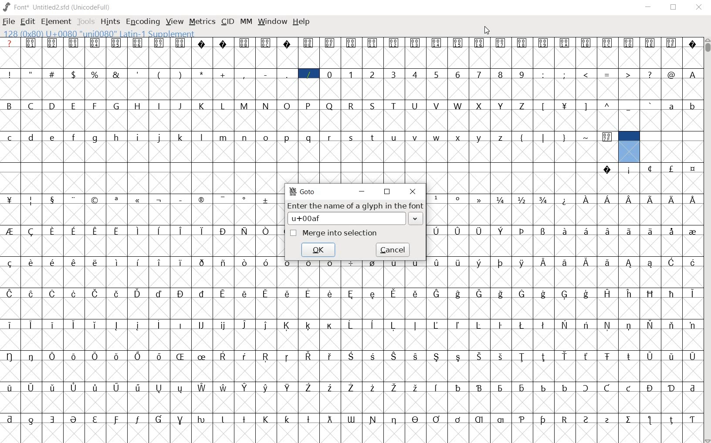 This screenshot has width=711, height=443. What do you see at coordinates (692, 262) in the screenshot?
I see `Symbol` at bounding box center [692, 262].